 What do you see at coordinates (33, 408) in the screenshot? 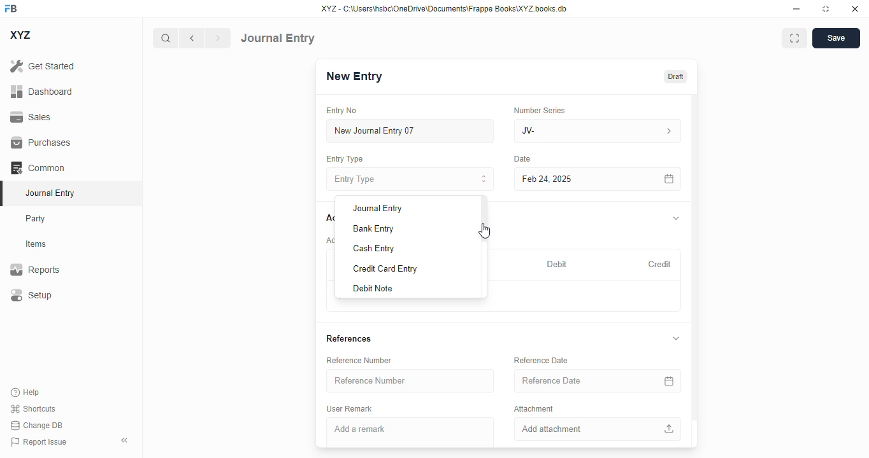
I see `shortcuts` at bounding box center [33, 408].